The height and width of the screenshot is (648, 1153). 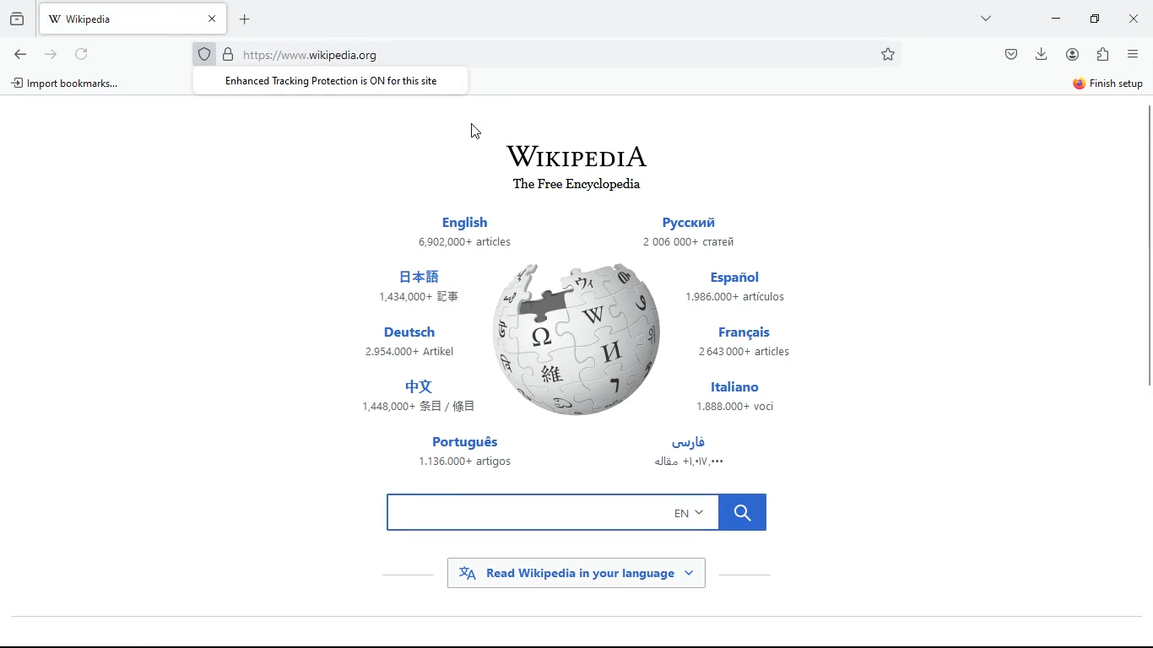 What do you see at coordinates (310, 57) in the screenshot?
I see `\ttps:/ www. wikipedia.org` at bounding box center [310, 57].